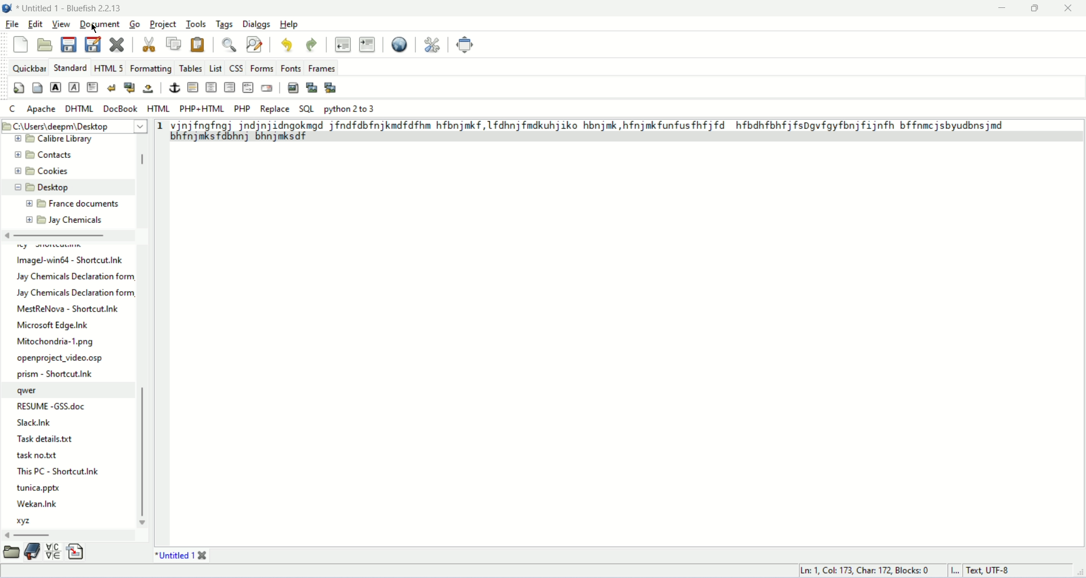 This screenshot has width=1086, height=578. Describe the element at coordinates (57, 235) in the screenshot. I see `horizontal scroll bar` at that location.